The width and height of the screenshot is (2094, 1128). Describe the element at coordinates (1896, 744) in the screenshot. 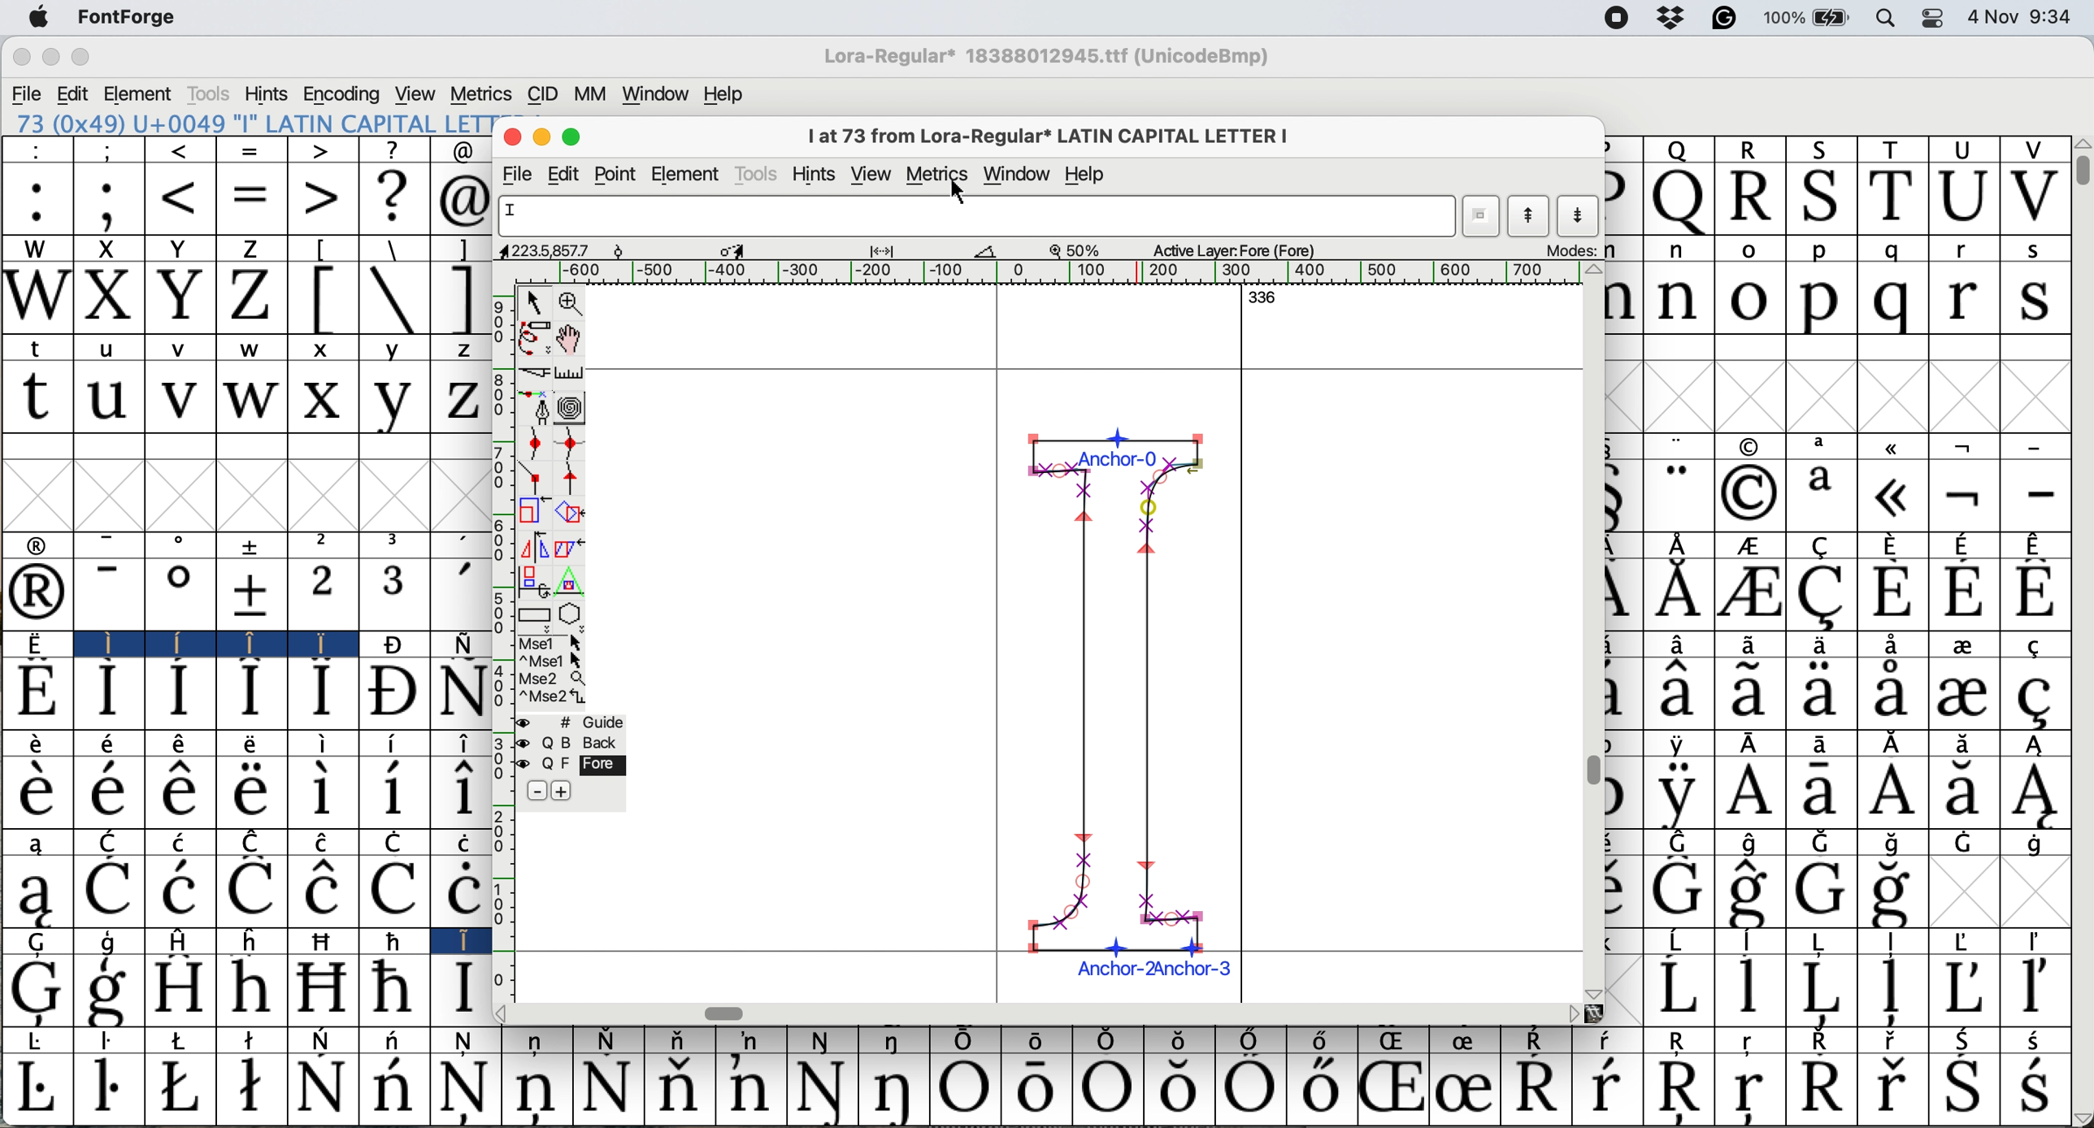

I see `Symbol` at that location.